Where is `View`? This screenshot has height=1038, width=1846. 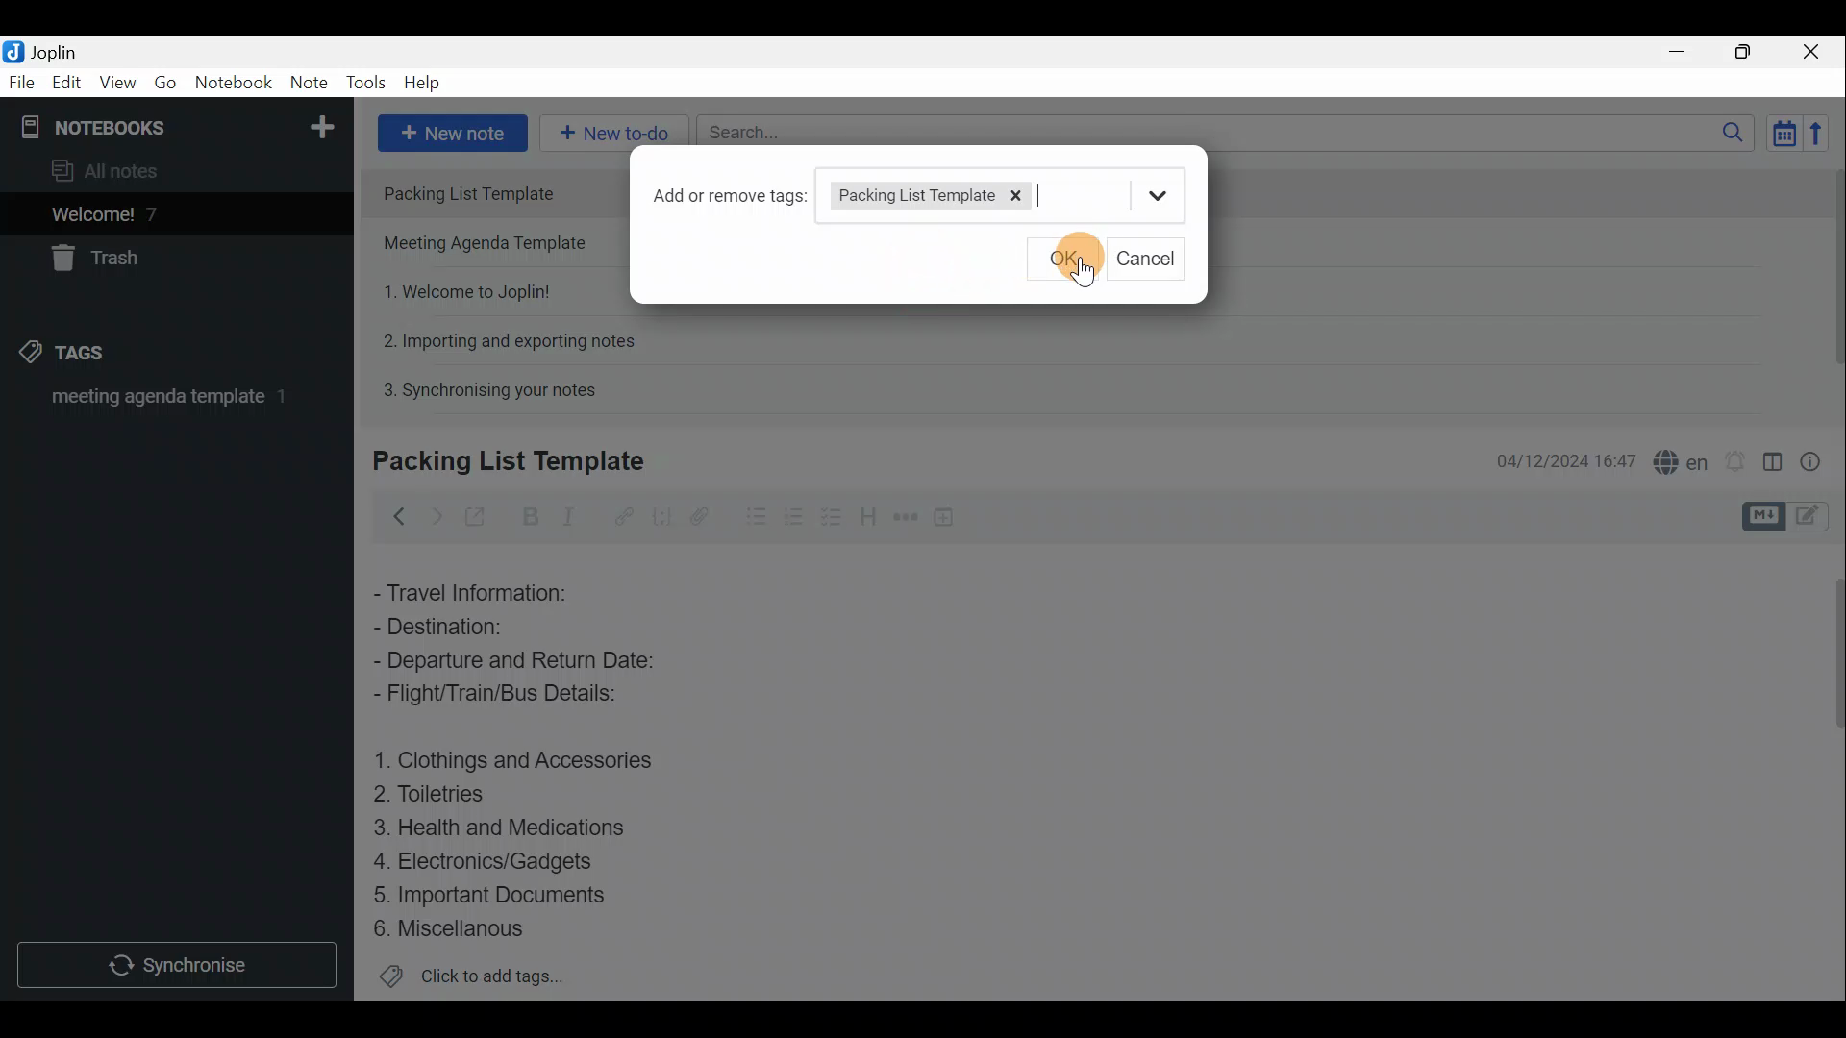
View is located at coordinates (119, 83).